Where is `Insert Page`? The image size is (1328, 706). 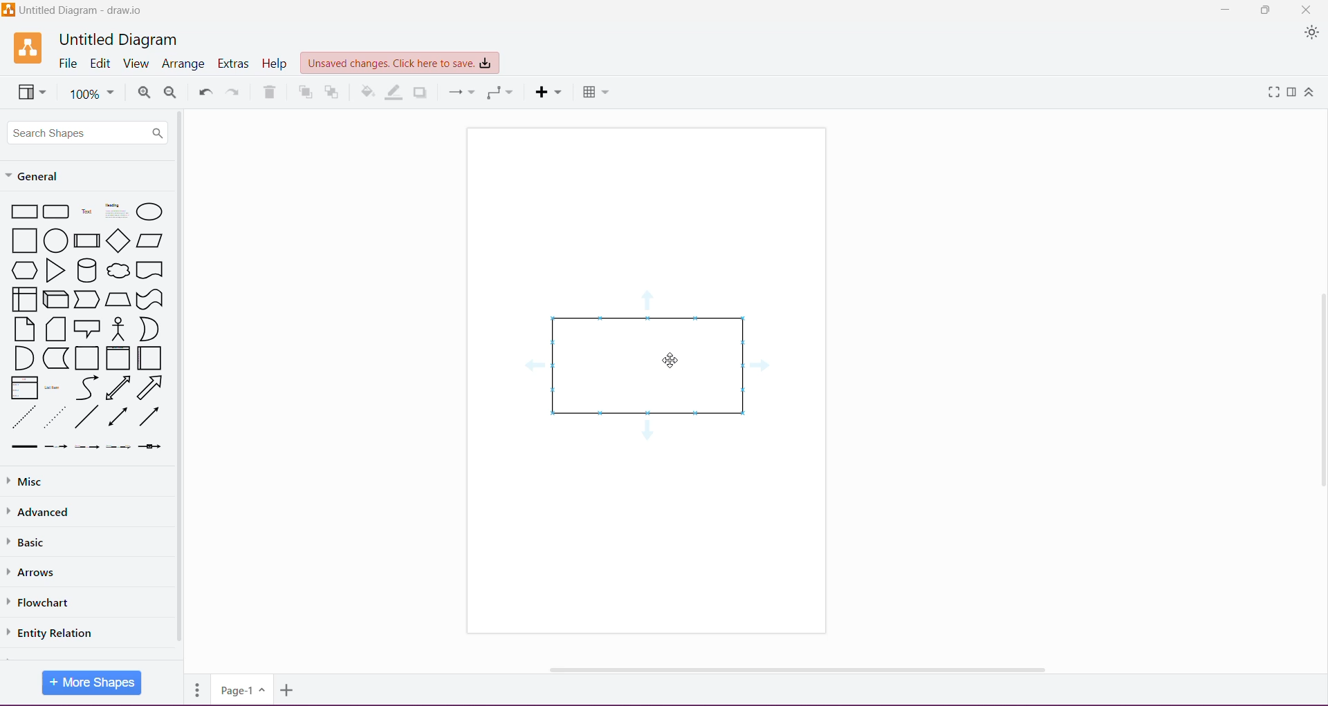
Insert Page is located at coordinates (289, 690).